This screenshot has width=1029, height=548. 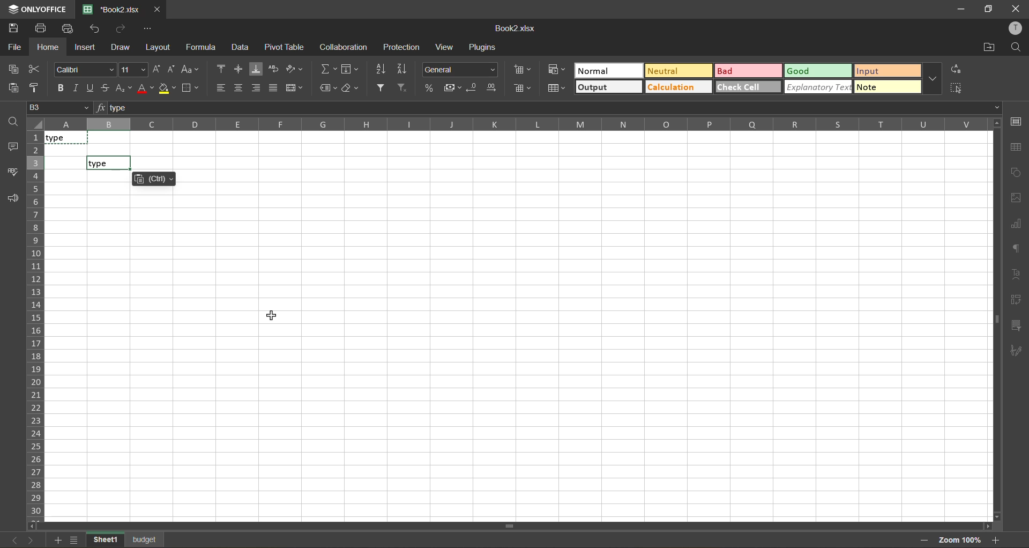 I want to click on previous, so click(x=15, y=540).